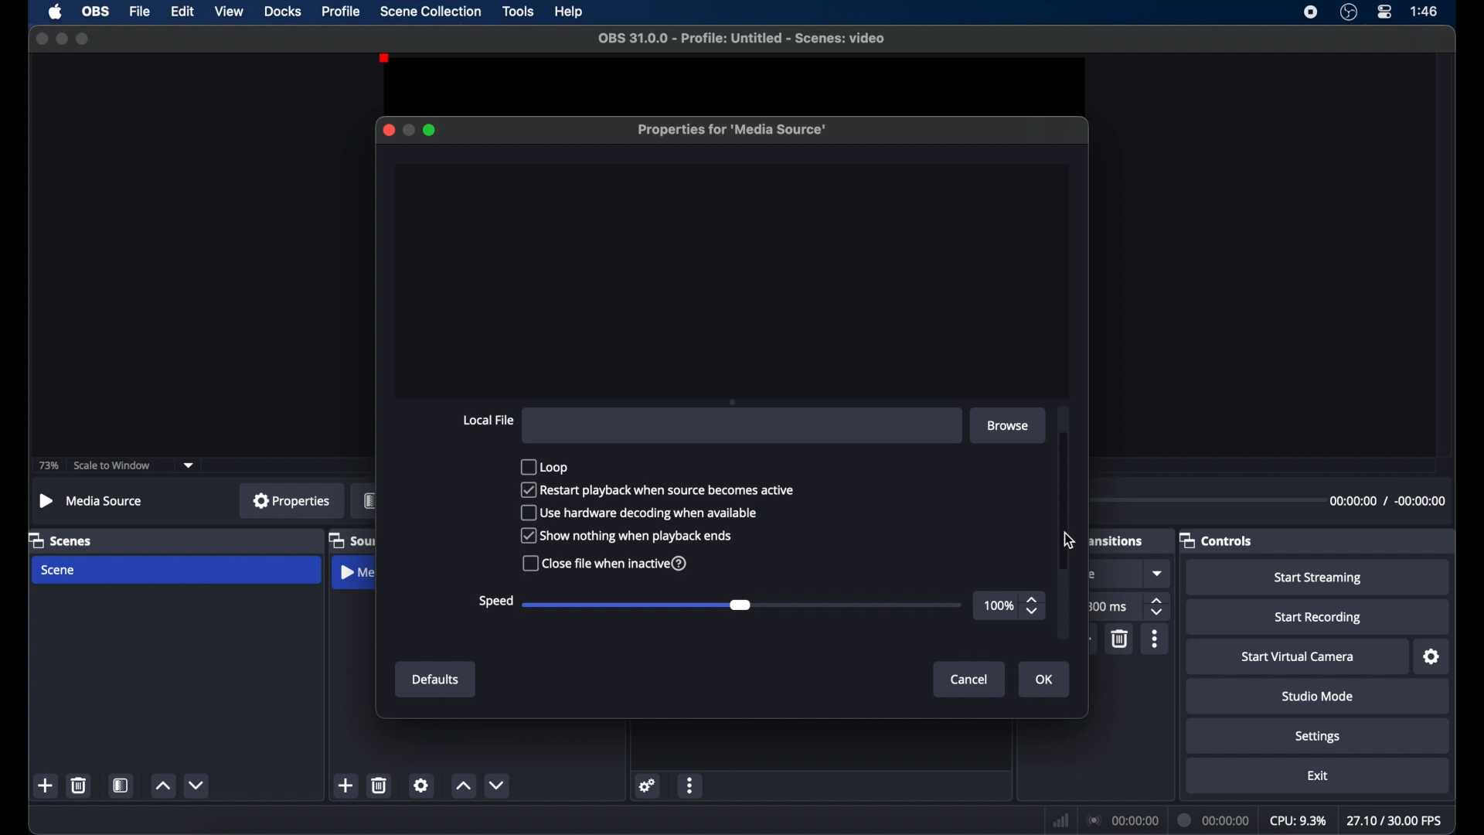  I want to click on 73%, so click(49, 466).